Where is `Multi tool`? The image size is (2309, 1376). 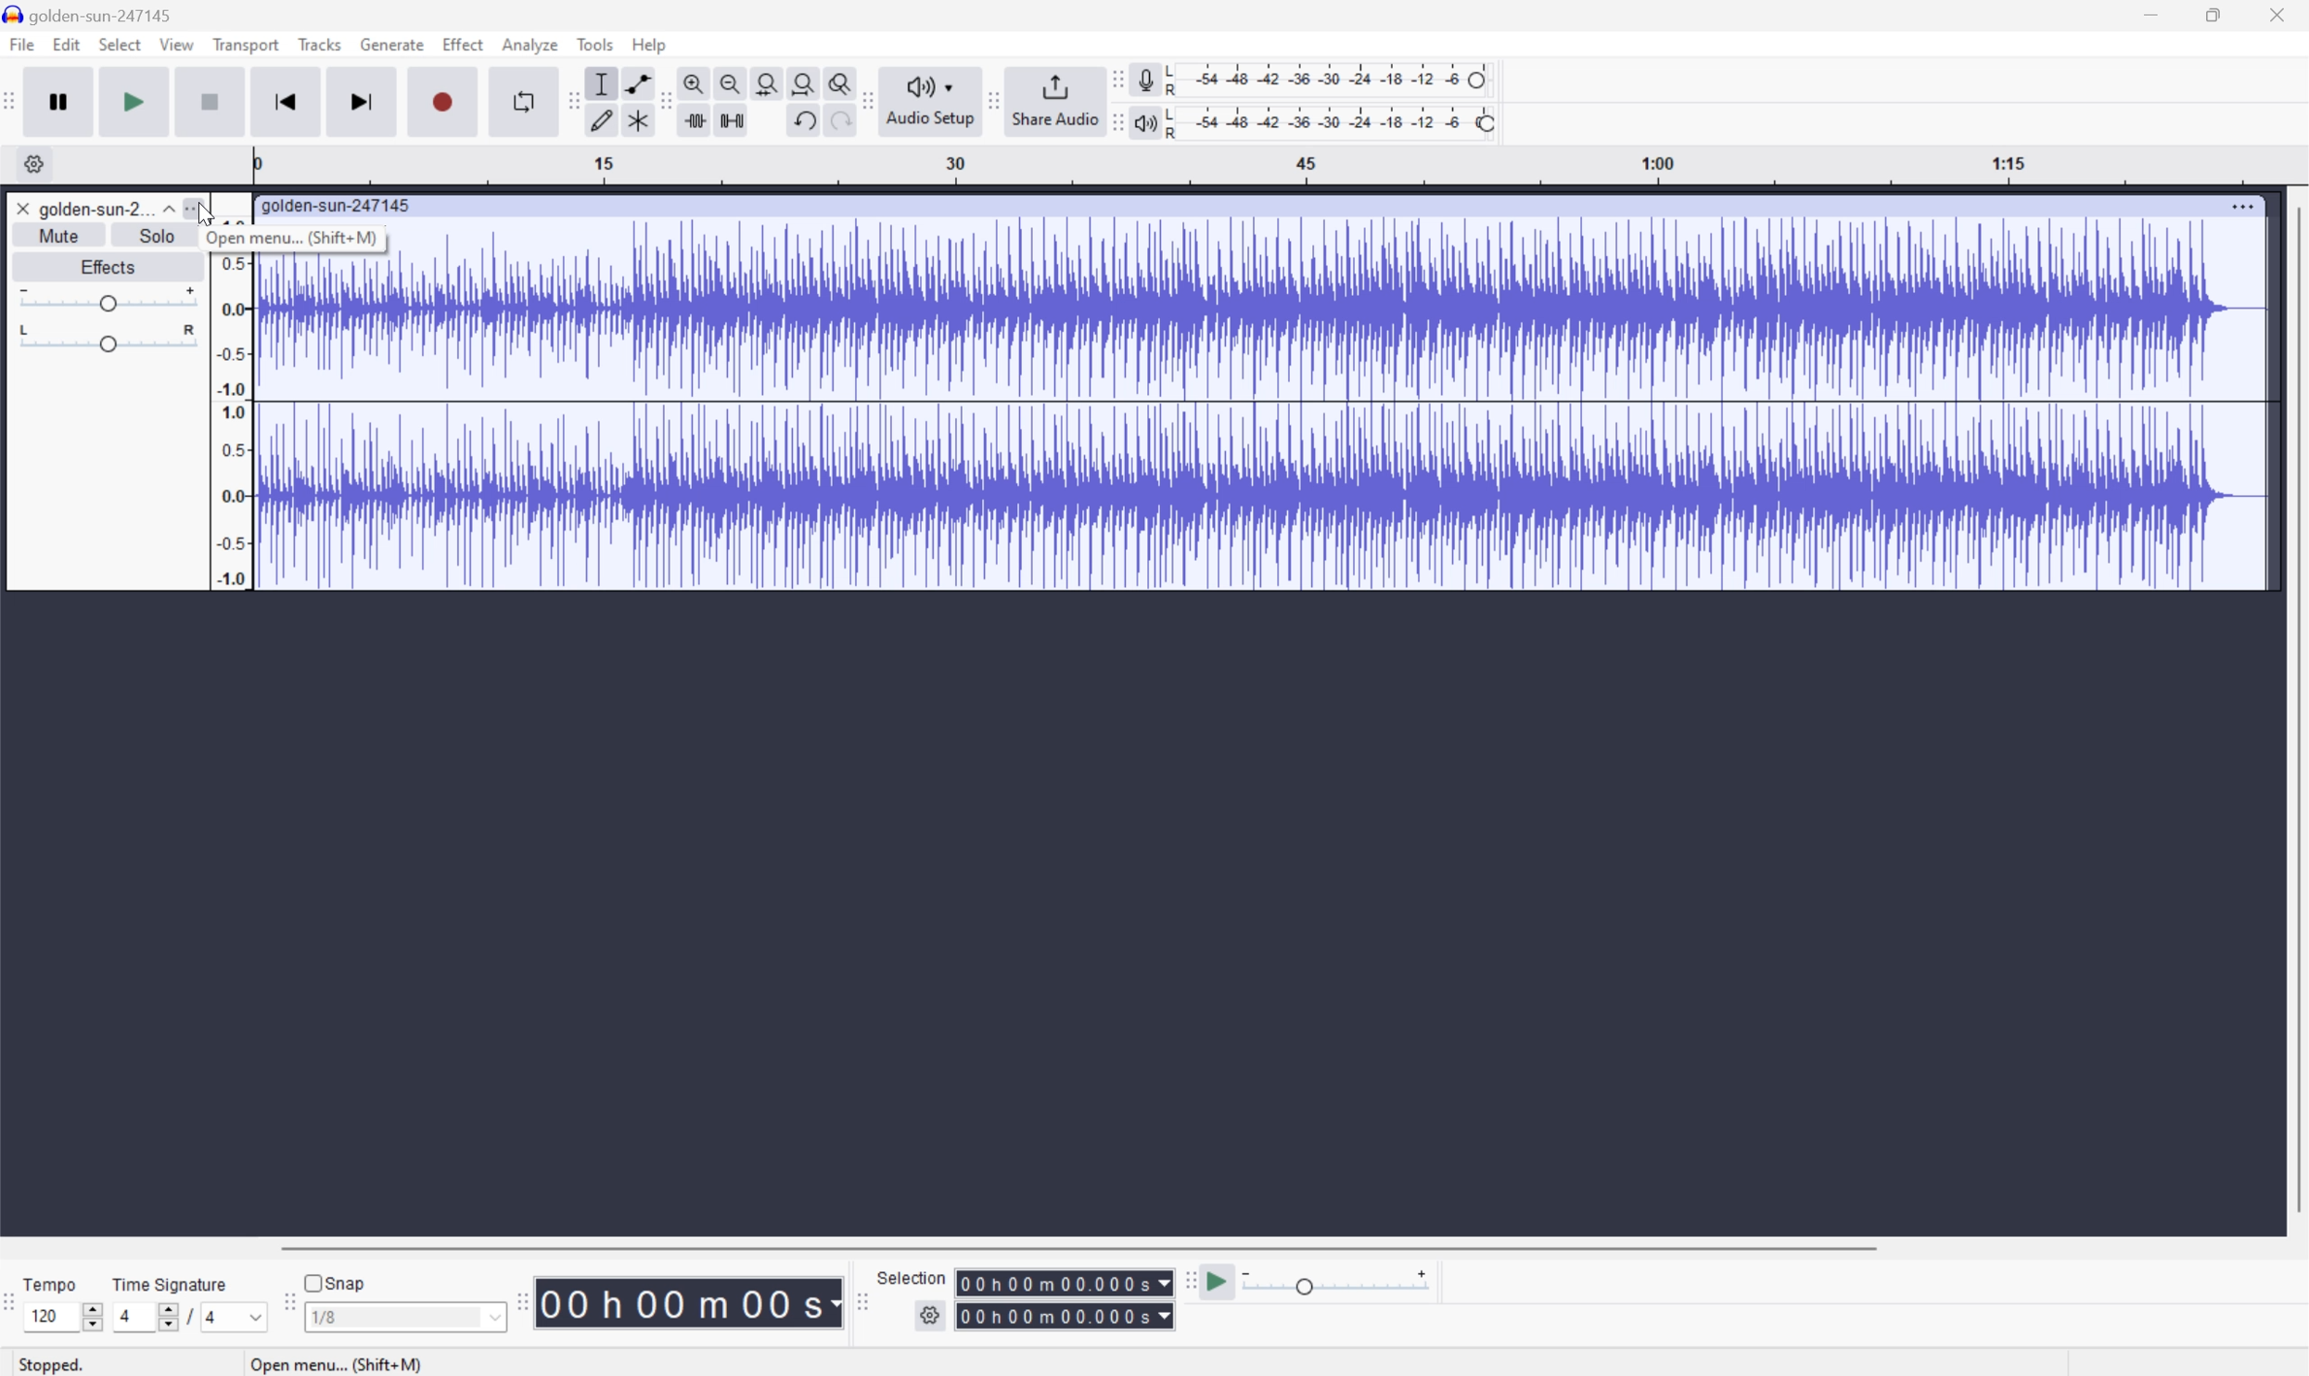 Multi tool is located at coordinates (637, 119).